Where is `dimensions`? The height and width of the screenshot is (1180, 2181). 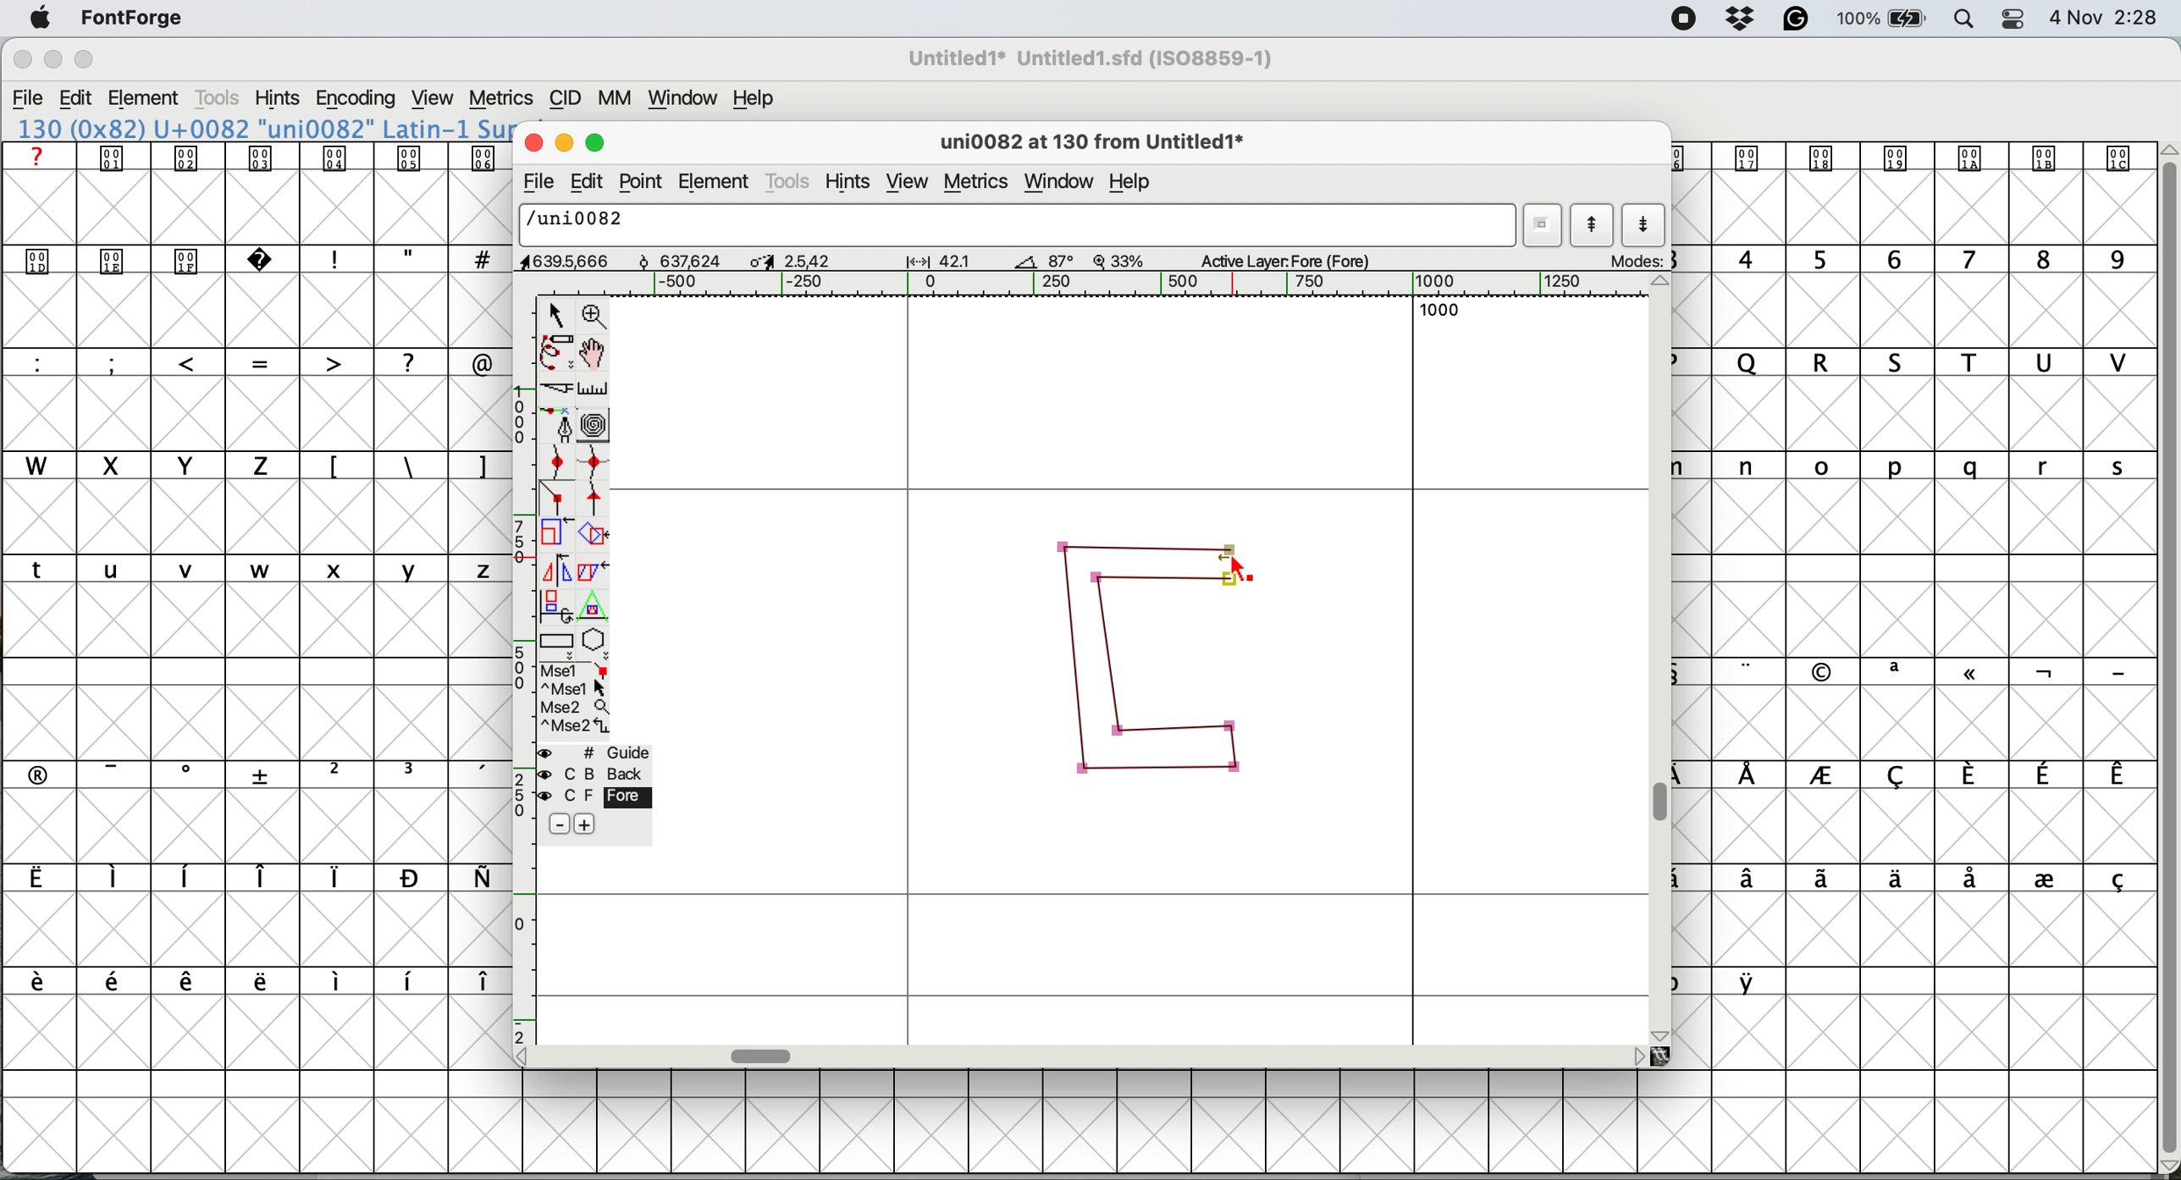 dimensions is located at coordinates (787, 260).